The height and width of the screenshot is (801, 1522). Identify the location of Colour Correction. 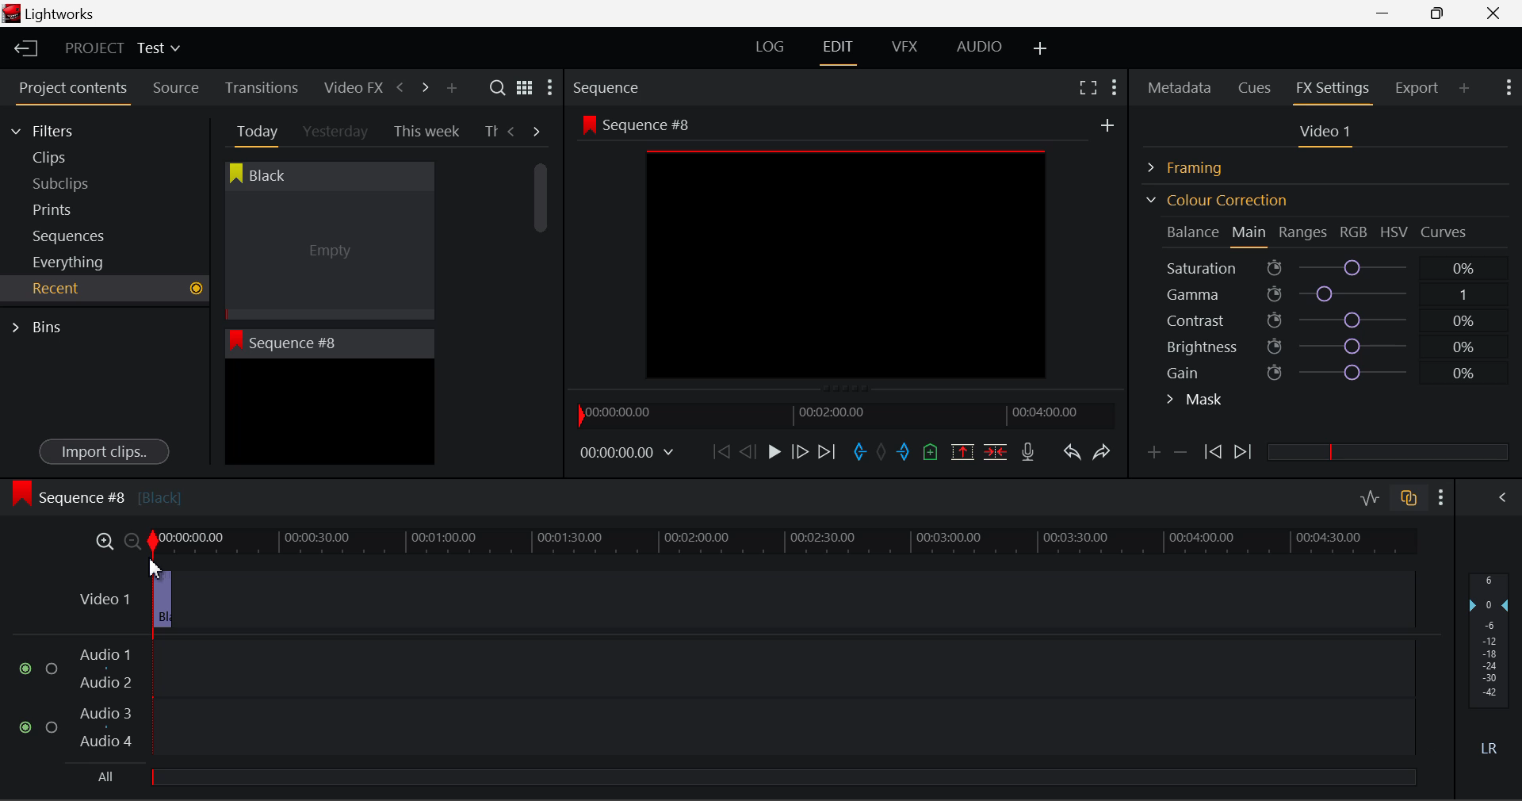
(1216, 200).